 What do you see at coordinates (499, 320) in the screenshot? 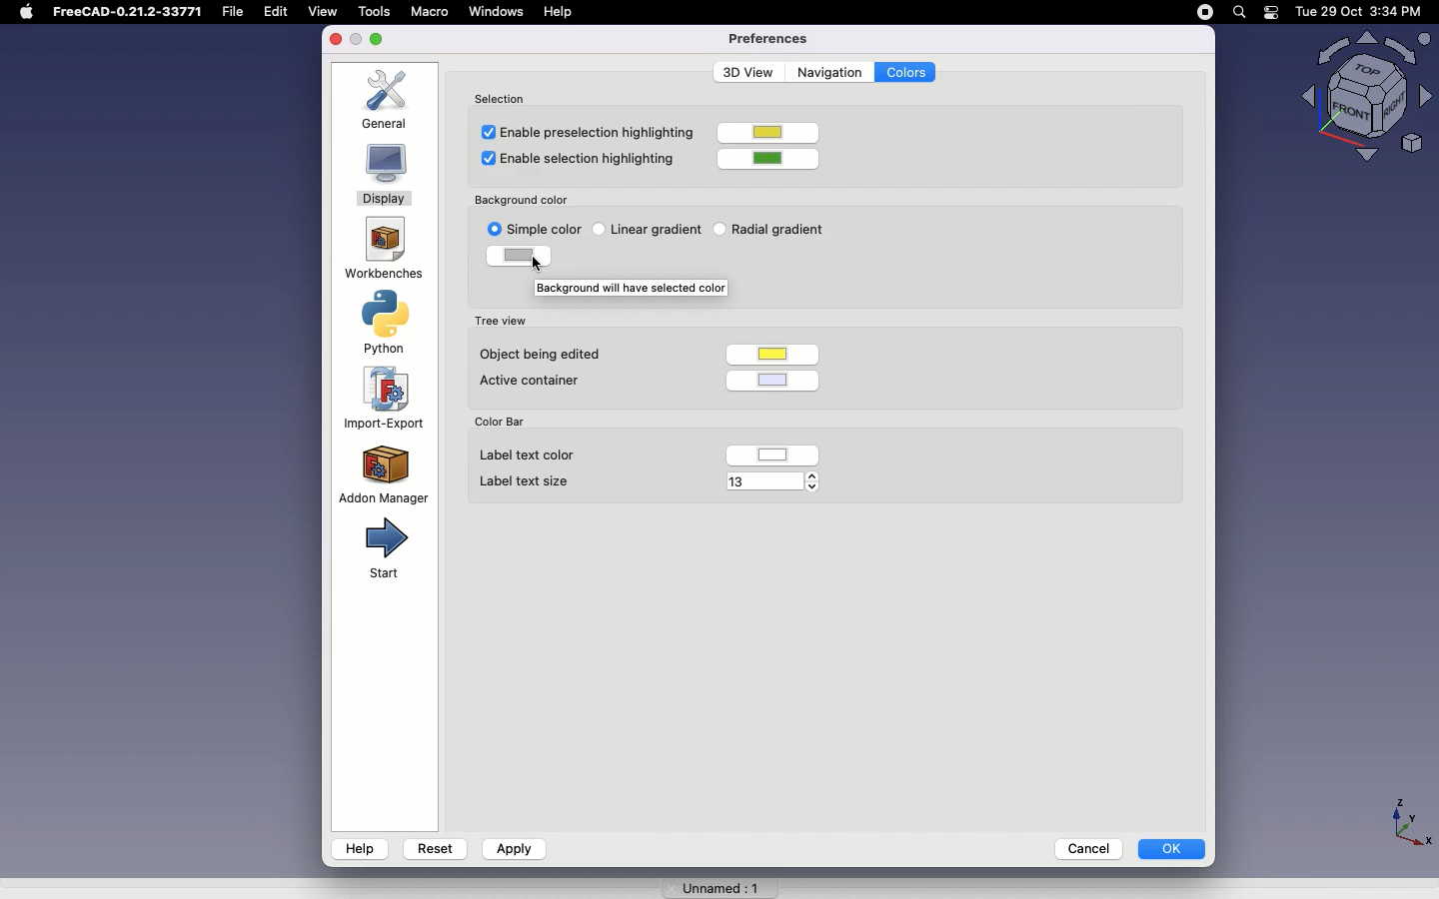
I see `Tree view` at bounding box center [499, 320].